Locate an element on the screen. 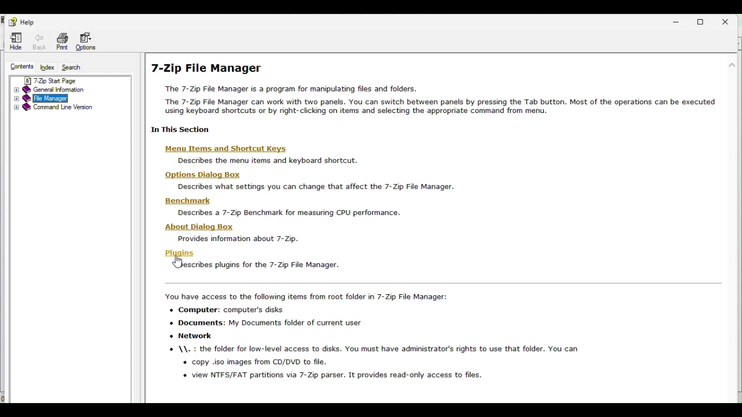 The width and height of the screenshot is (742, 417). scroll bar is located at coordinates (734, 218).